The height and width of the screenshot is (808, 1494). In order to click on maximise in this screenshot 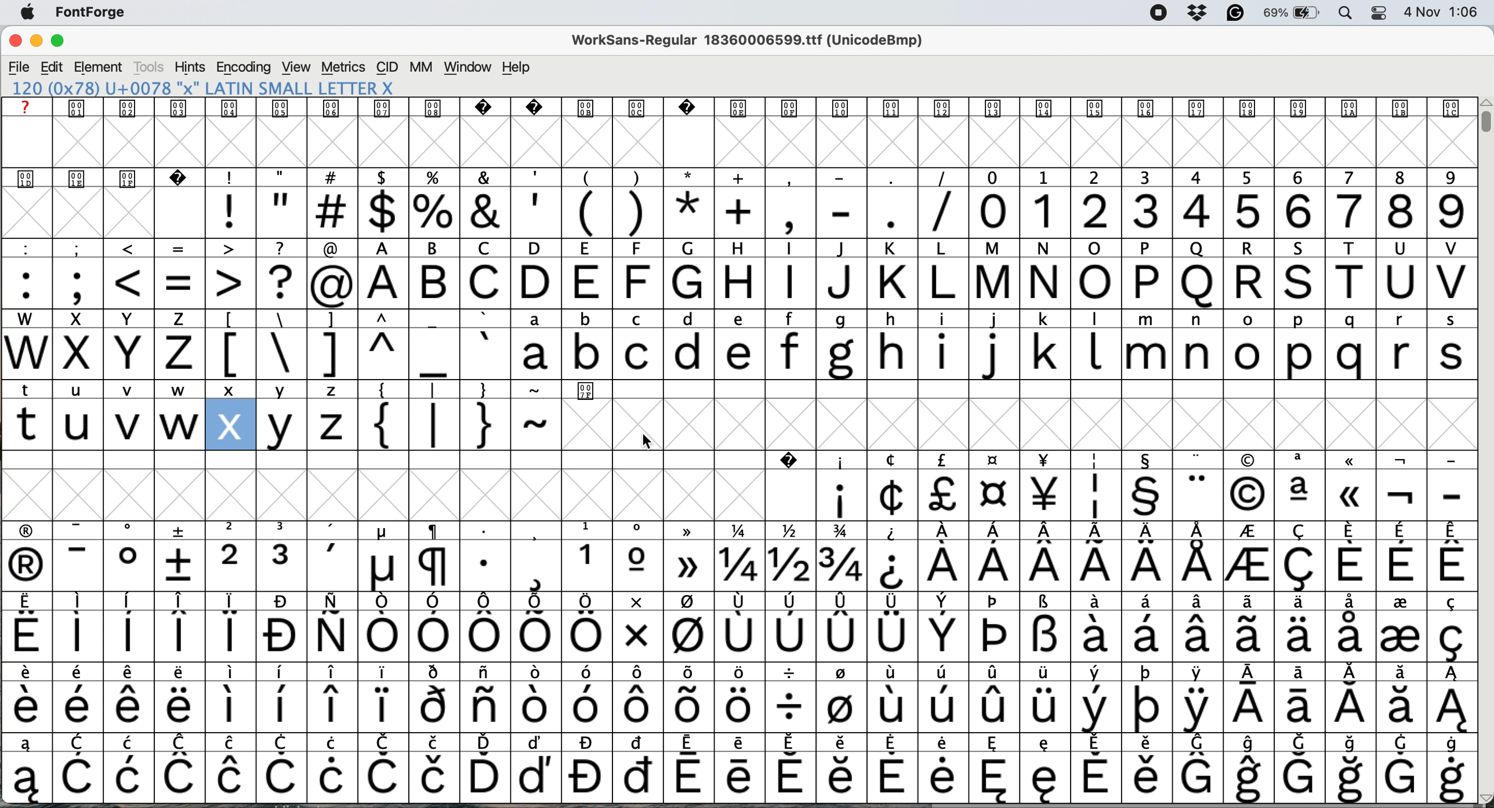, I will do `click(64, 43)`.